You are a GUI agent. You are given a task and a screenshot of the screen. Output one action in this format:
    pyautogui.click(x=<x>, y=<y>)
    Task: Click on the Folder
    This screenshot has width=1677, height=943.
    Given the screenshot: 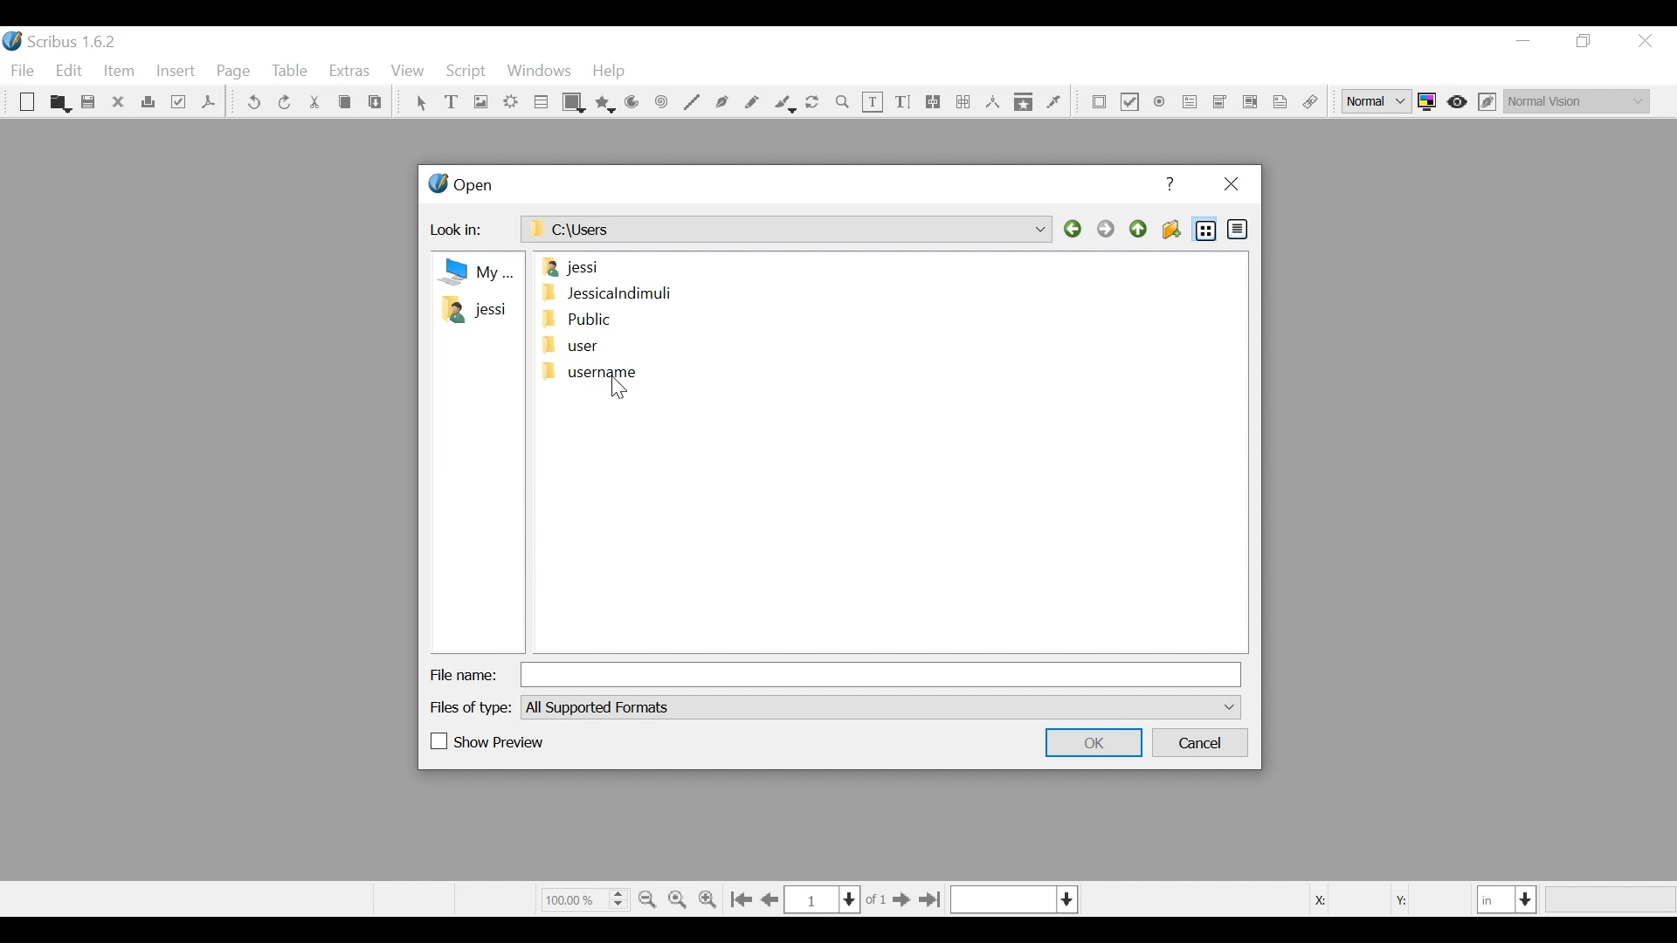 What is the action you would take?
    pyautogui.click(x=473, y=309)
    